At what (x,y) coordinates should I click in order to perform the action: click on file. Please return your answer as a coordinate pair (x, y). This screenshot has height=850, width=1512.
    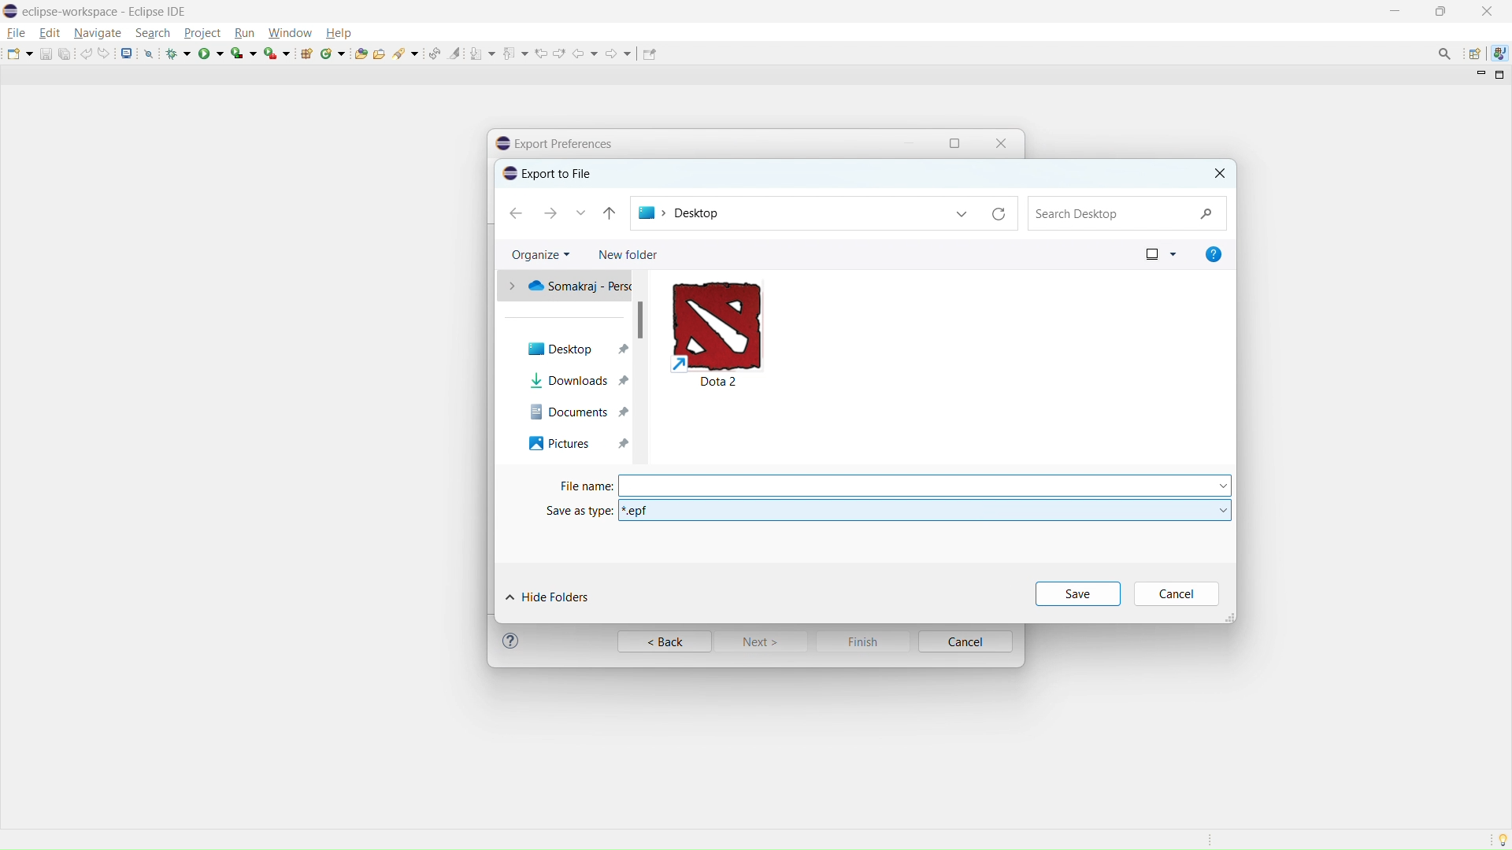
    Looking at the image, I should click on (17, 33).